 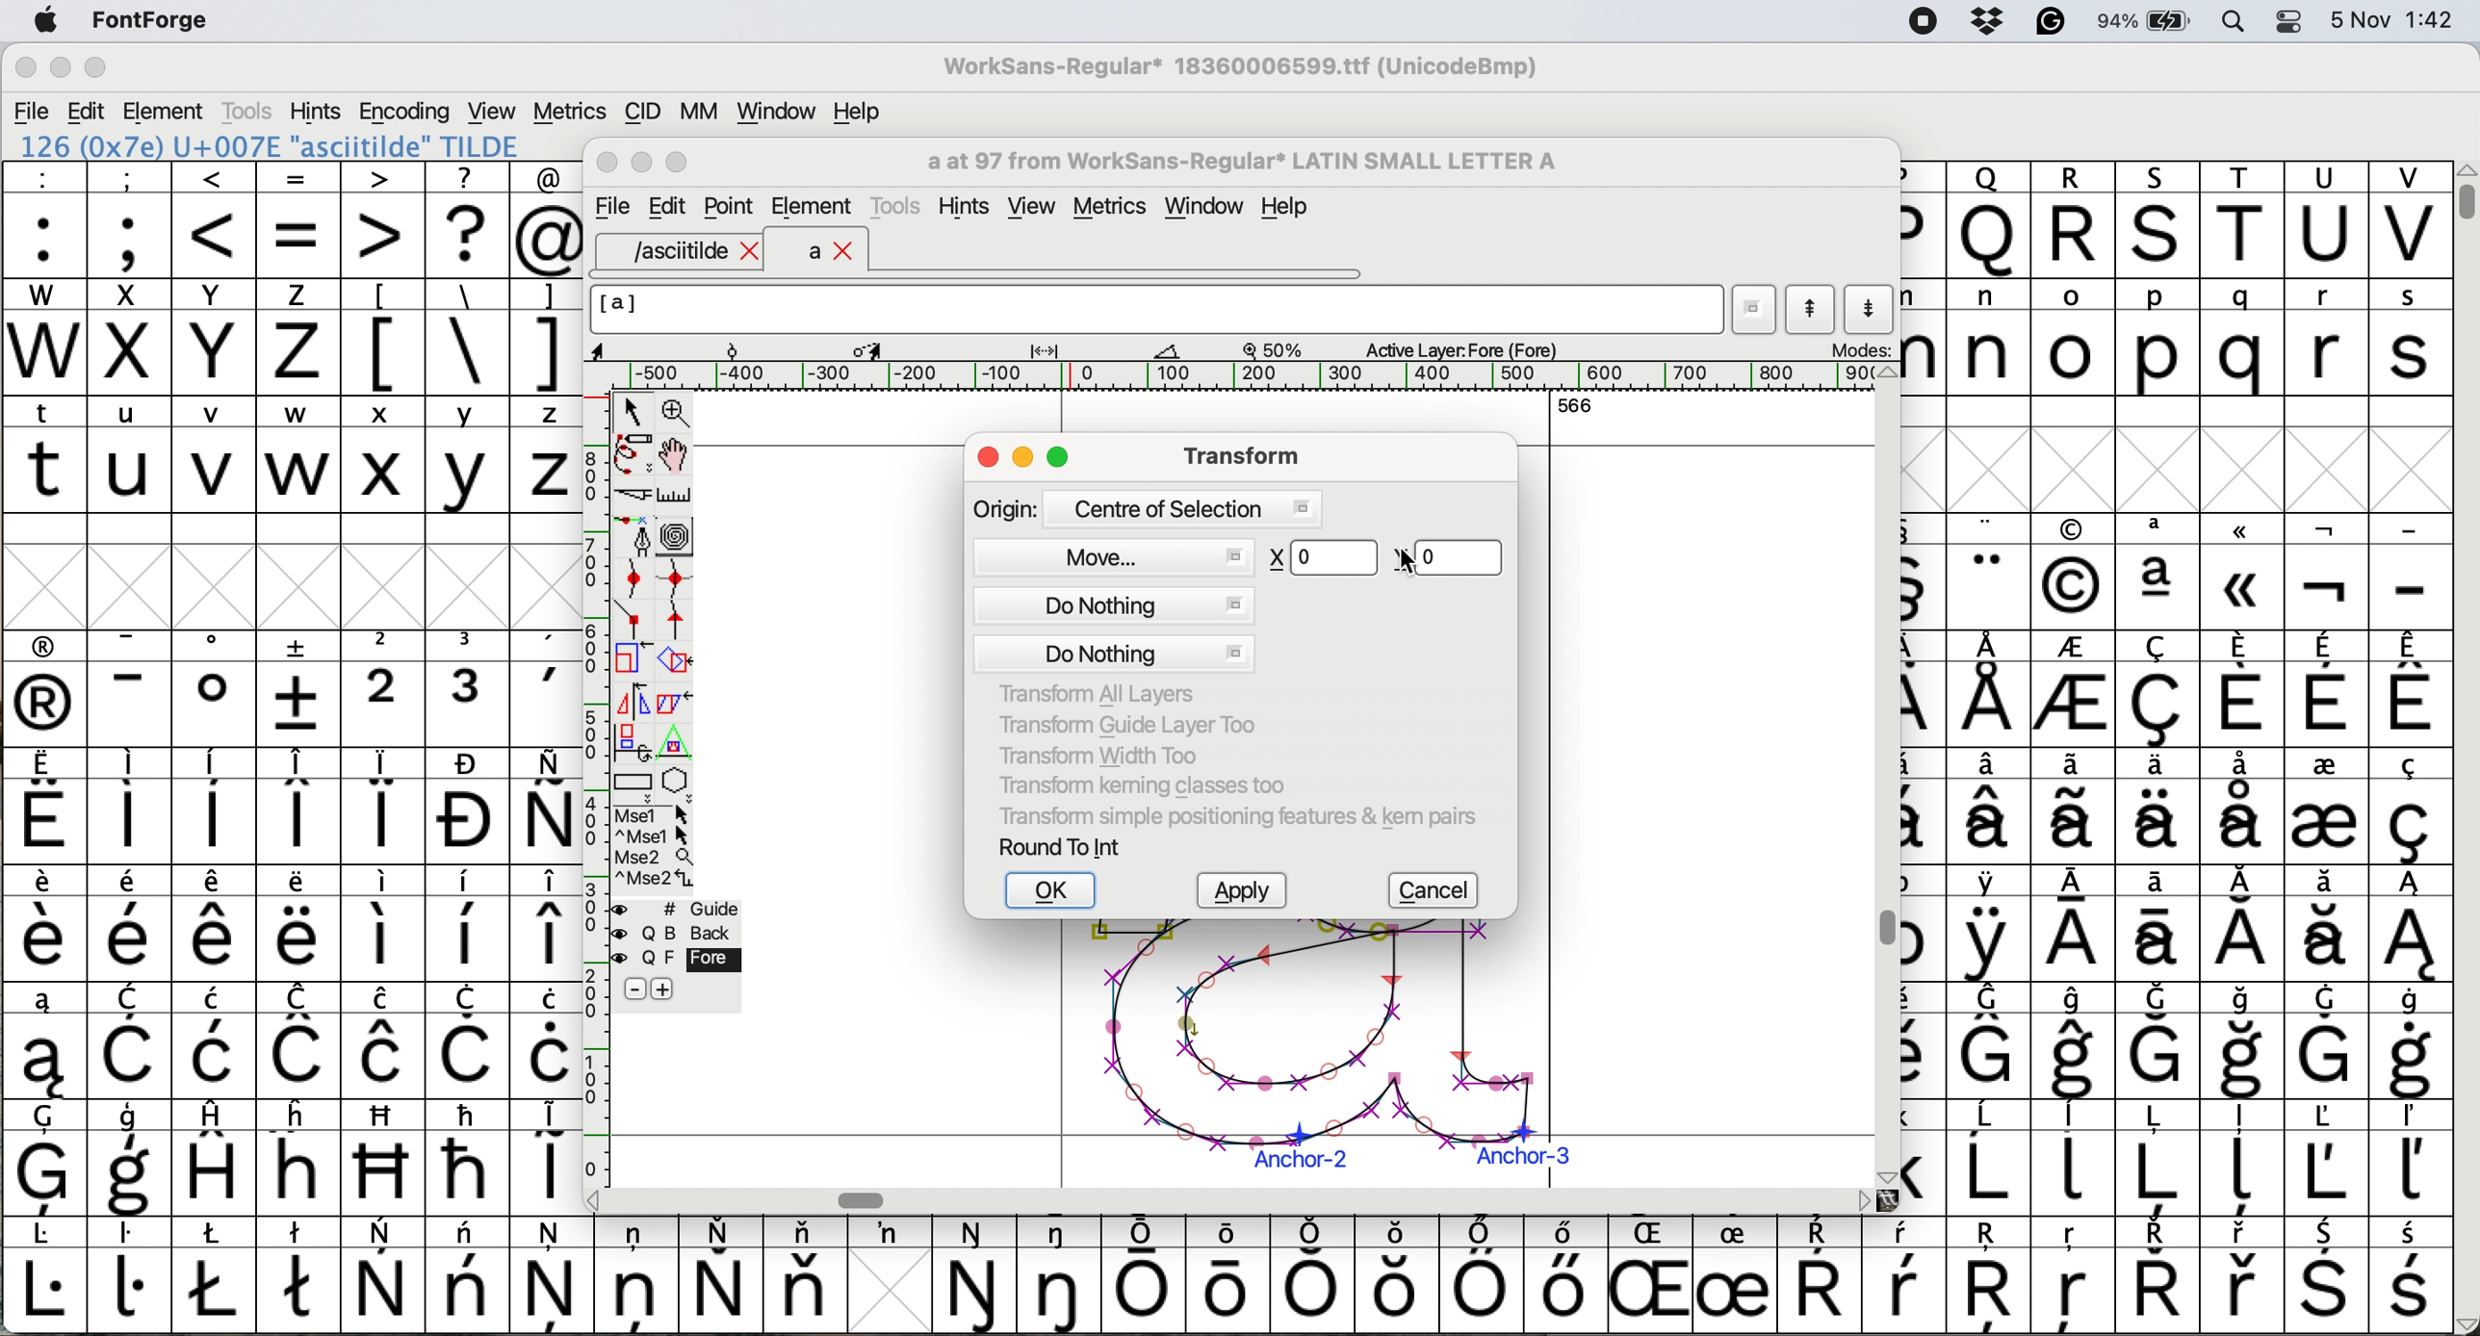 I want to click on rotate the selection, so click(x=685, y=662).